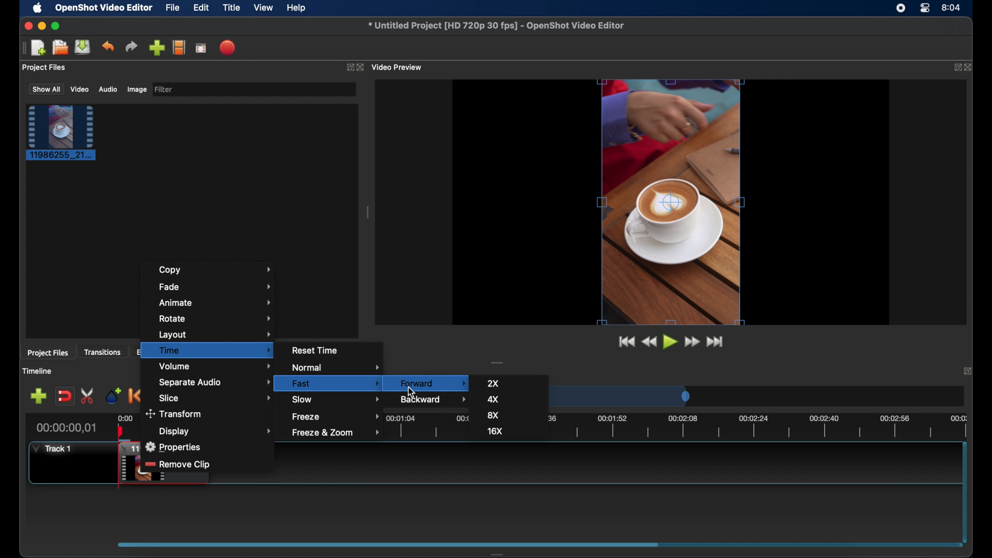  Describe the element at coordinates (316, 350) in the screenshot. I see `reset time` at that location.